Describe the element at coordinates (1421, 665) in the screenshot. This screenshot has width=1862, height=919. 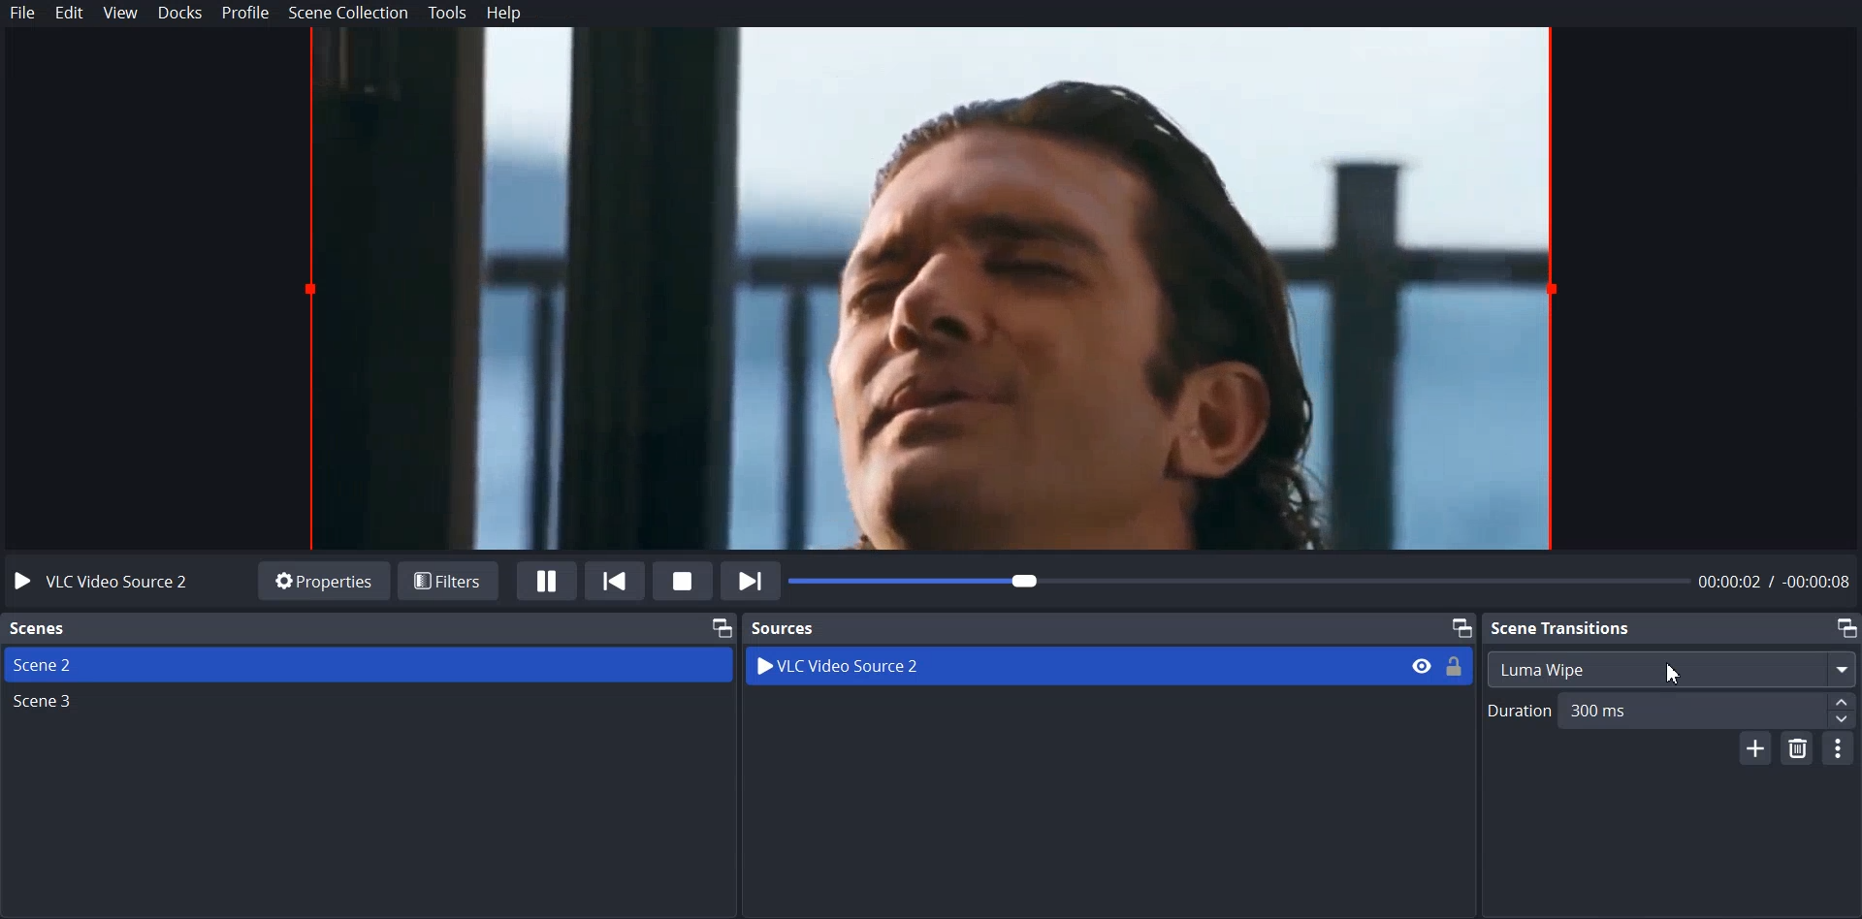
I see `Eye` at that location.